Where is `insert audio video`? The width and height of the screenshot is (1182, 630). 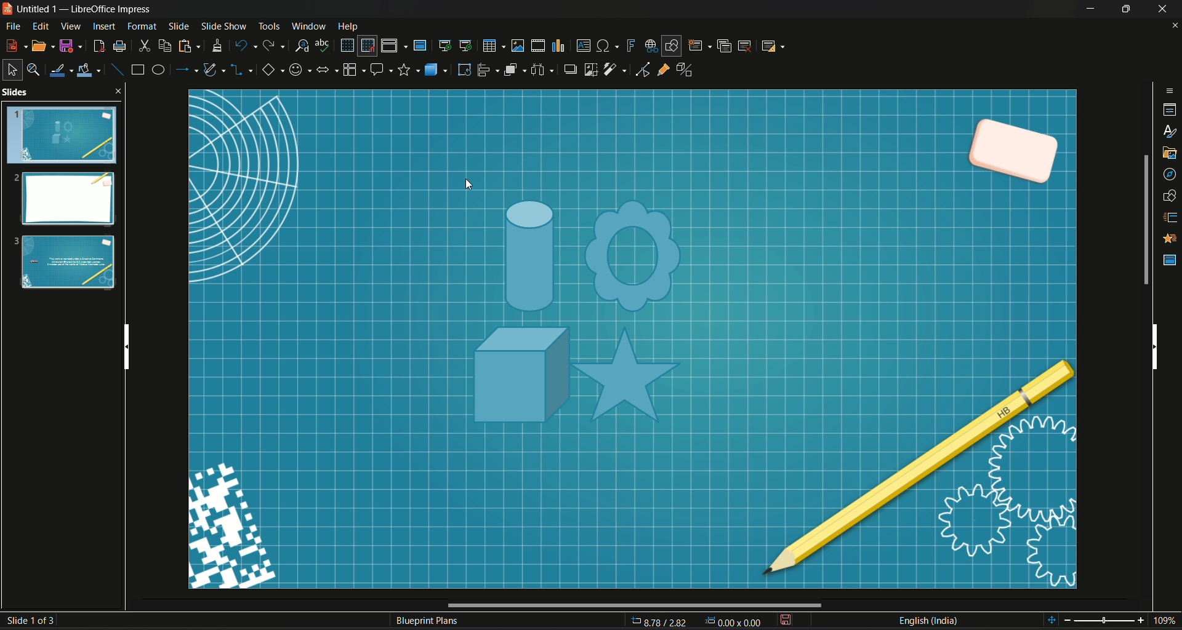
insert audio video is located at coordinates (537, 46).